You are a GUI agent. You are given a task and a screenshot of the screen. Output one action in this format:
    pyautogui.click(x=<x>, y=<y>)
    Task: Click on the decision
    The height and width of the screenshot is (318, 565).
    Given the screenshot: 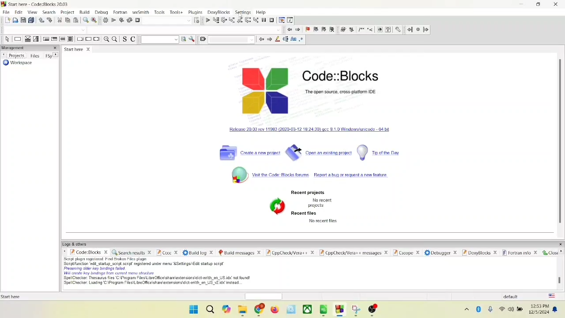 What is the action you would take?
    pyautogui.click(x=26, y=38)
    